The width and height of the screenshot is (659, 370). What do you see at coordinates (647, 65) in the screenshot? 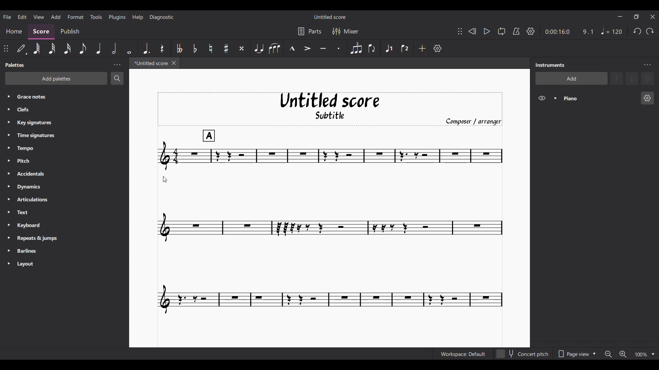
I see `Instrument settings` at bounding box center [647, 65].